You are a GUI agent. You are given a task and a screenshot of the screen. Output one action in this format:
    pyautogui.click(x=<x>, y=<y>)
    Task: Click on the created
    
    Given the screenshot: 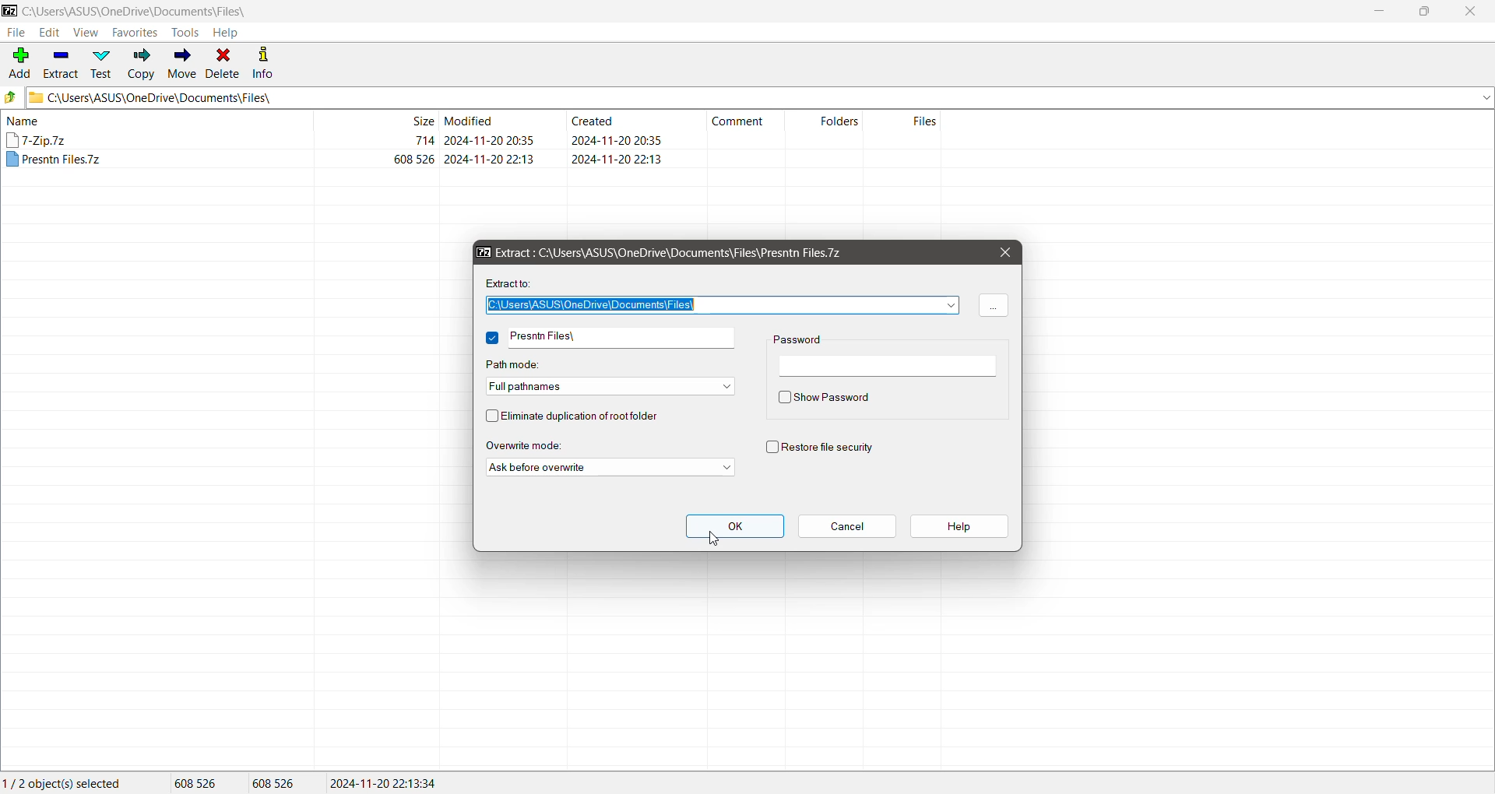 What is the action you would take?
    pyautogui.click(x=593, y=120)
    